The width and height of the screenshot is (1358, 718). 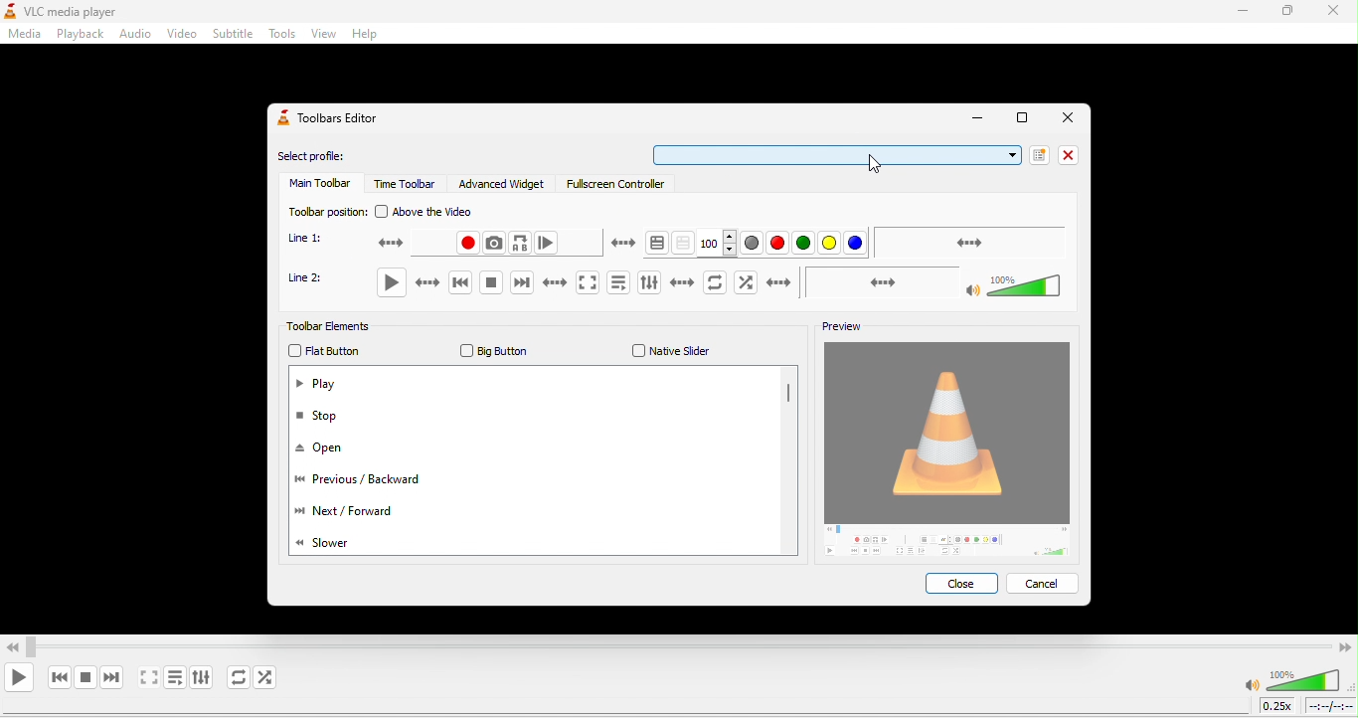 I want to click on previous/backward, so click(x=374, y=484).